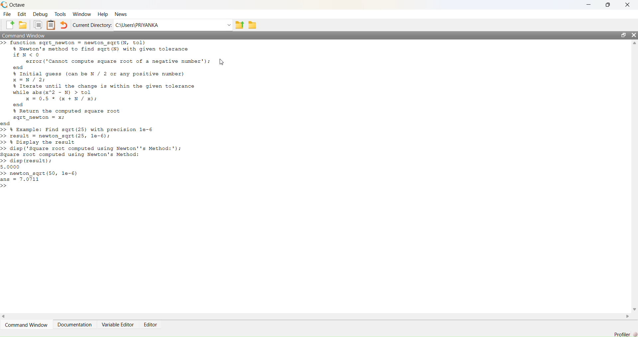 The width and height of the screenshot is (638, 337). I want to click on Variable Editor, so click(117, 324).